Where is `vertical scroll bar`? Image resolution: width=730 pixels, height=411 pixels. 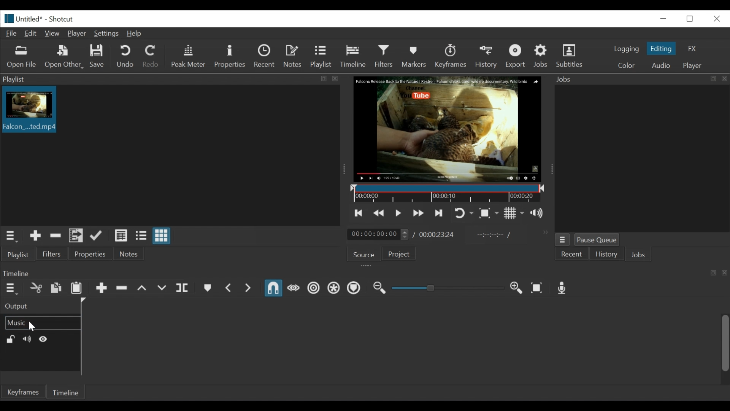
vertical scroll bar is located at coordinates (723, 347).